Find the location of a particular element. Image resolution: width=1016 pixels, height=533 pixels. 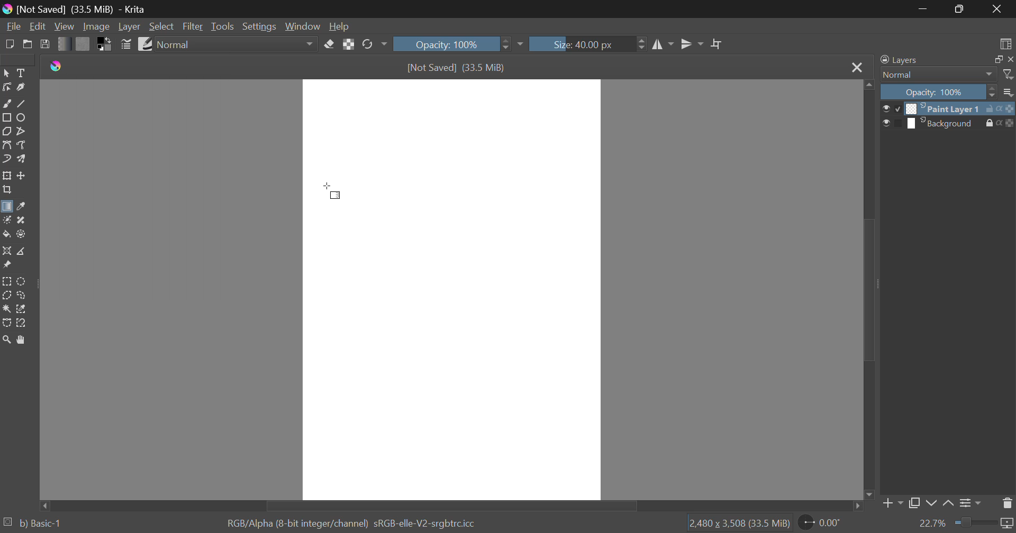

Normal is located at coordinates (238, 44).